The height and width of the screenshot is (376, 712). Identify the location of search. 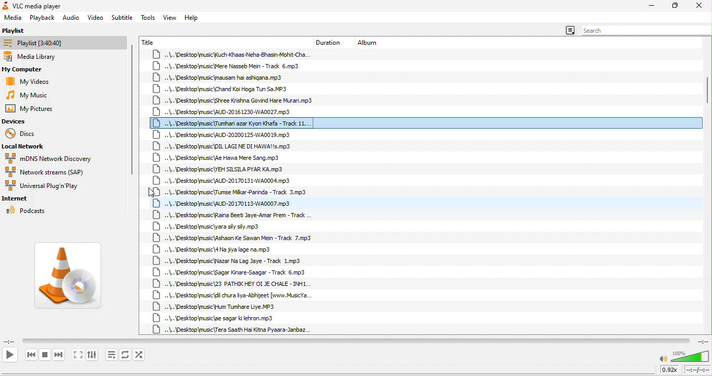
(644, 31).